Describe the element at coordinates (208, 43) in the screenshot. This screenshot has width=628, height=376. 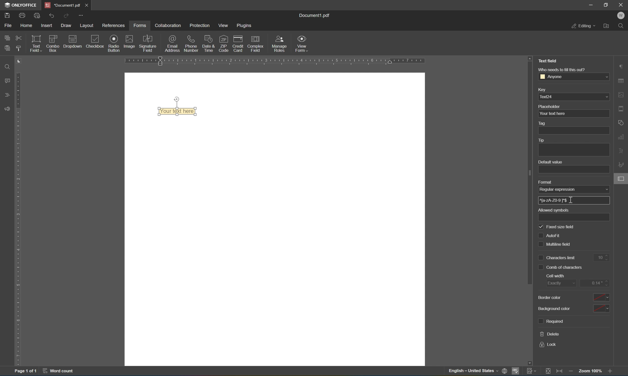
I see `date and time` at that location.